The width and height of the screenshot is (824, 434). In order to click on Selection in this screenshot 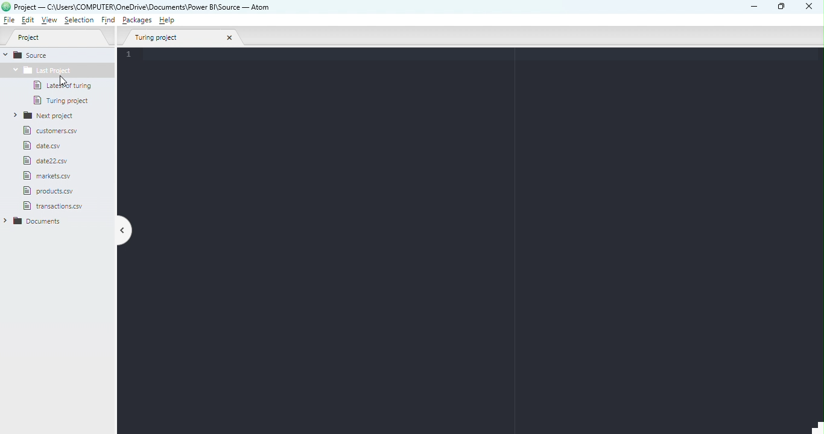, I will do `click(79, 20)`.